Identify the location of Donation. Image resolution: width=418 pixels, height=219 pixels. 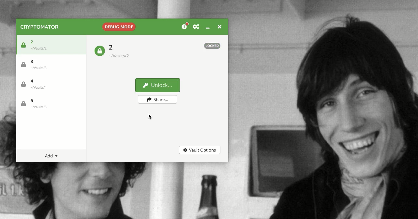
(185, 26).